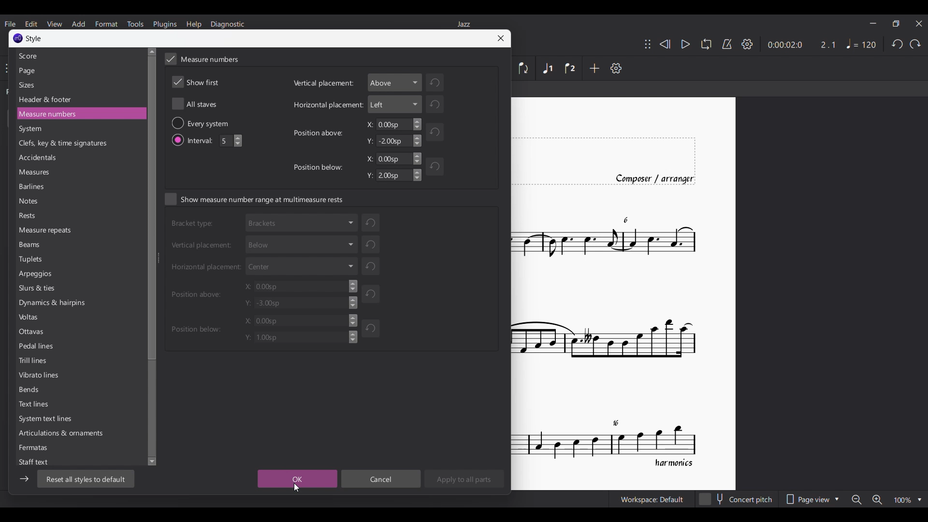  Describe the element at coordinates (391, 124) in the screenshot. I see `Input numbers for respective setting` at that location.